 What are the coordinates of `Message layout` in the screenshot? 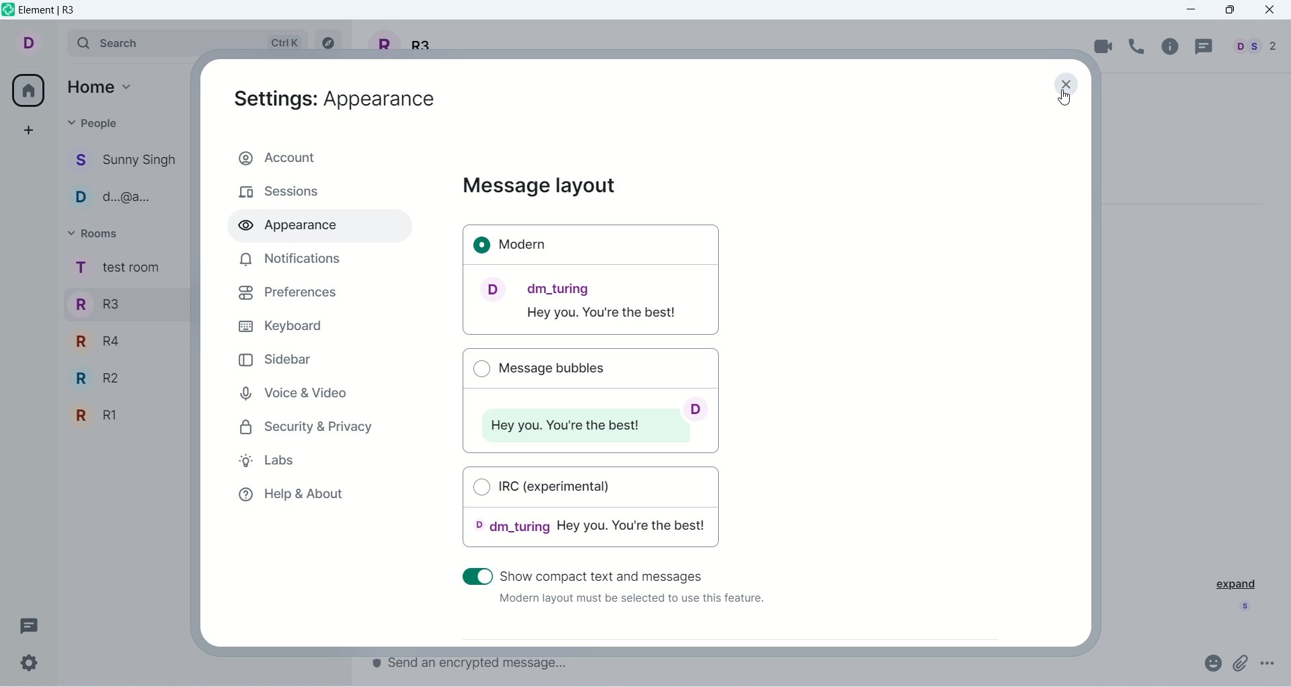 It's located at (539, 186).